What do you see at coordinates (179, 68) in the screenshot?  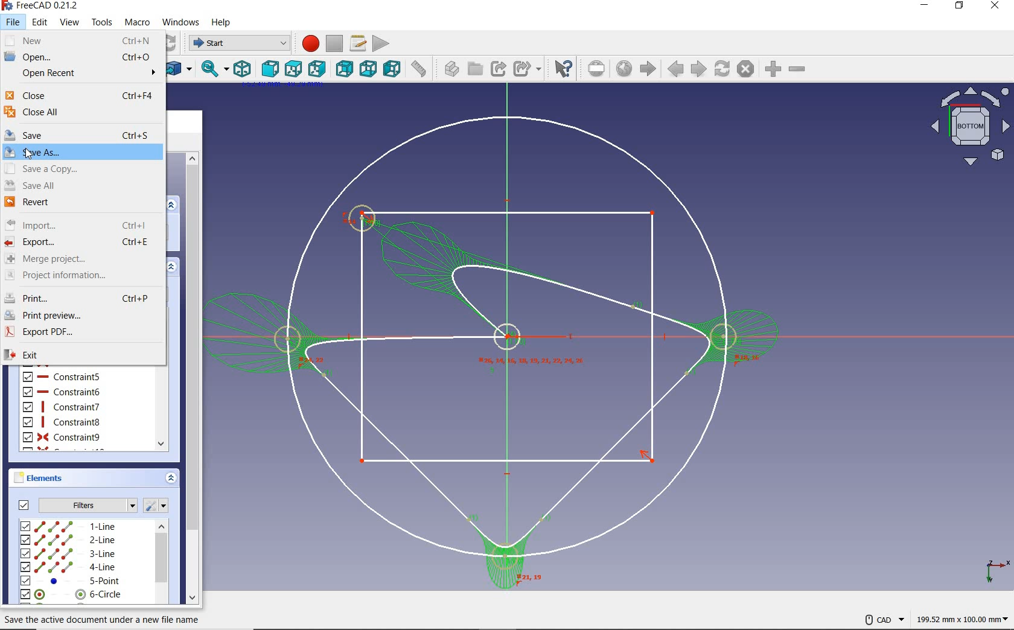 I see `go tolinked object` at bounding box center [179, 68].